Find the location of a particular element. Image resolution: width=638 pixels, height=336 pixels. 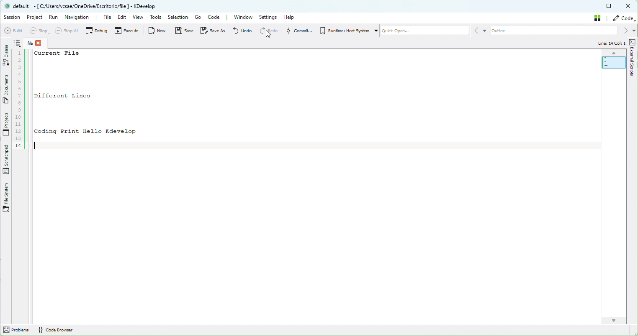

Classes is located at coordinates (8, 56).